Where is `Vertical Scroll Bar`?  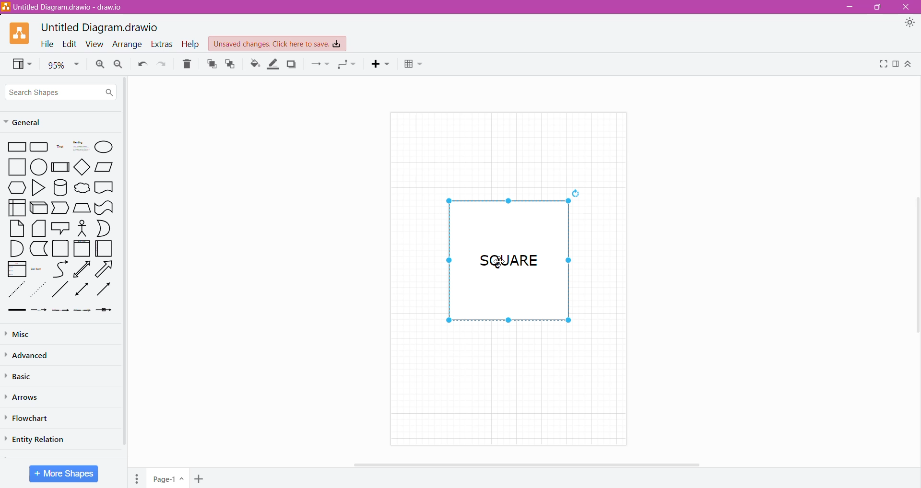 Vertical Scroll Bar is located at coordinates (124, 261).